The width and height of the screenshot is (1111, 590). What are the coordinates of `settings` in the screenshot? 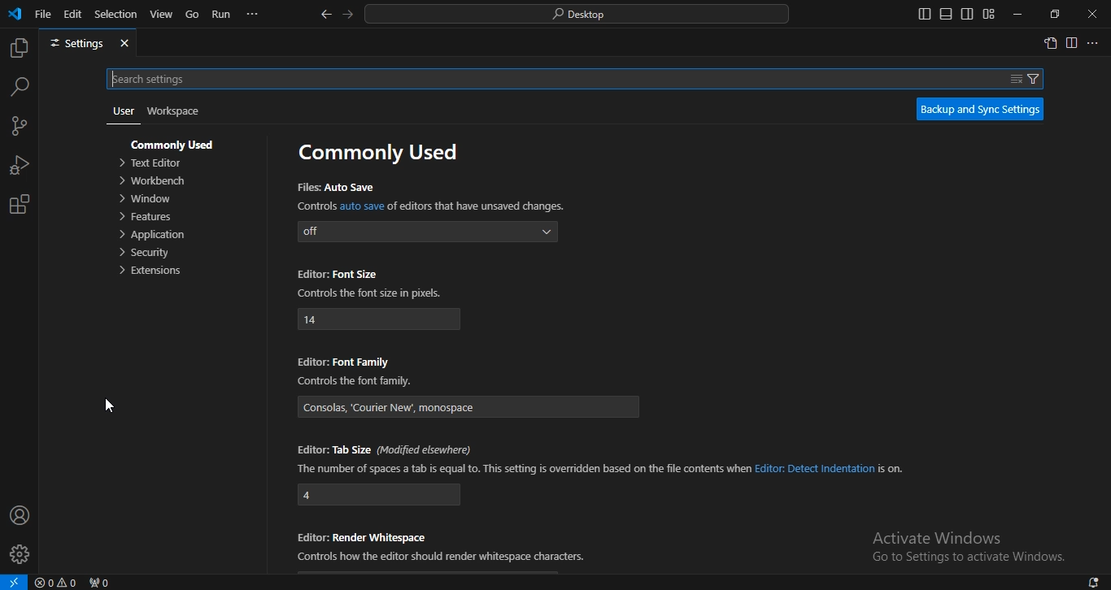 It's located at (74, 44).